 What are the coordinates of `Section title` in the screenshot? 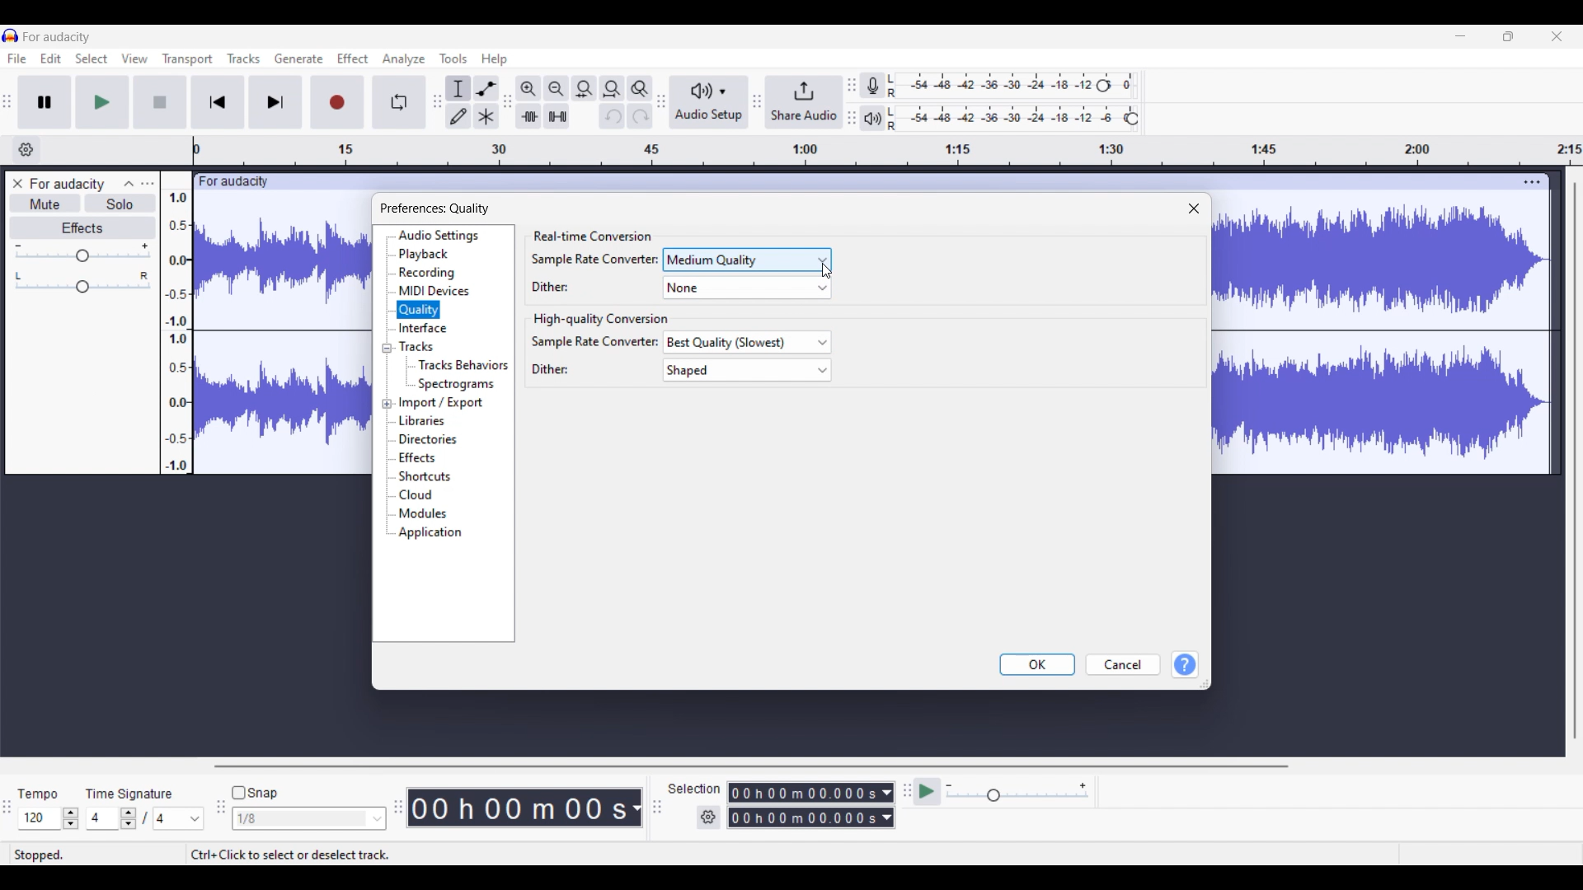 It's located at (592, 237).